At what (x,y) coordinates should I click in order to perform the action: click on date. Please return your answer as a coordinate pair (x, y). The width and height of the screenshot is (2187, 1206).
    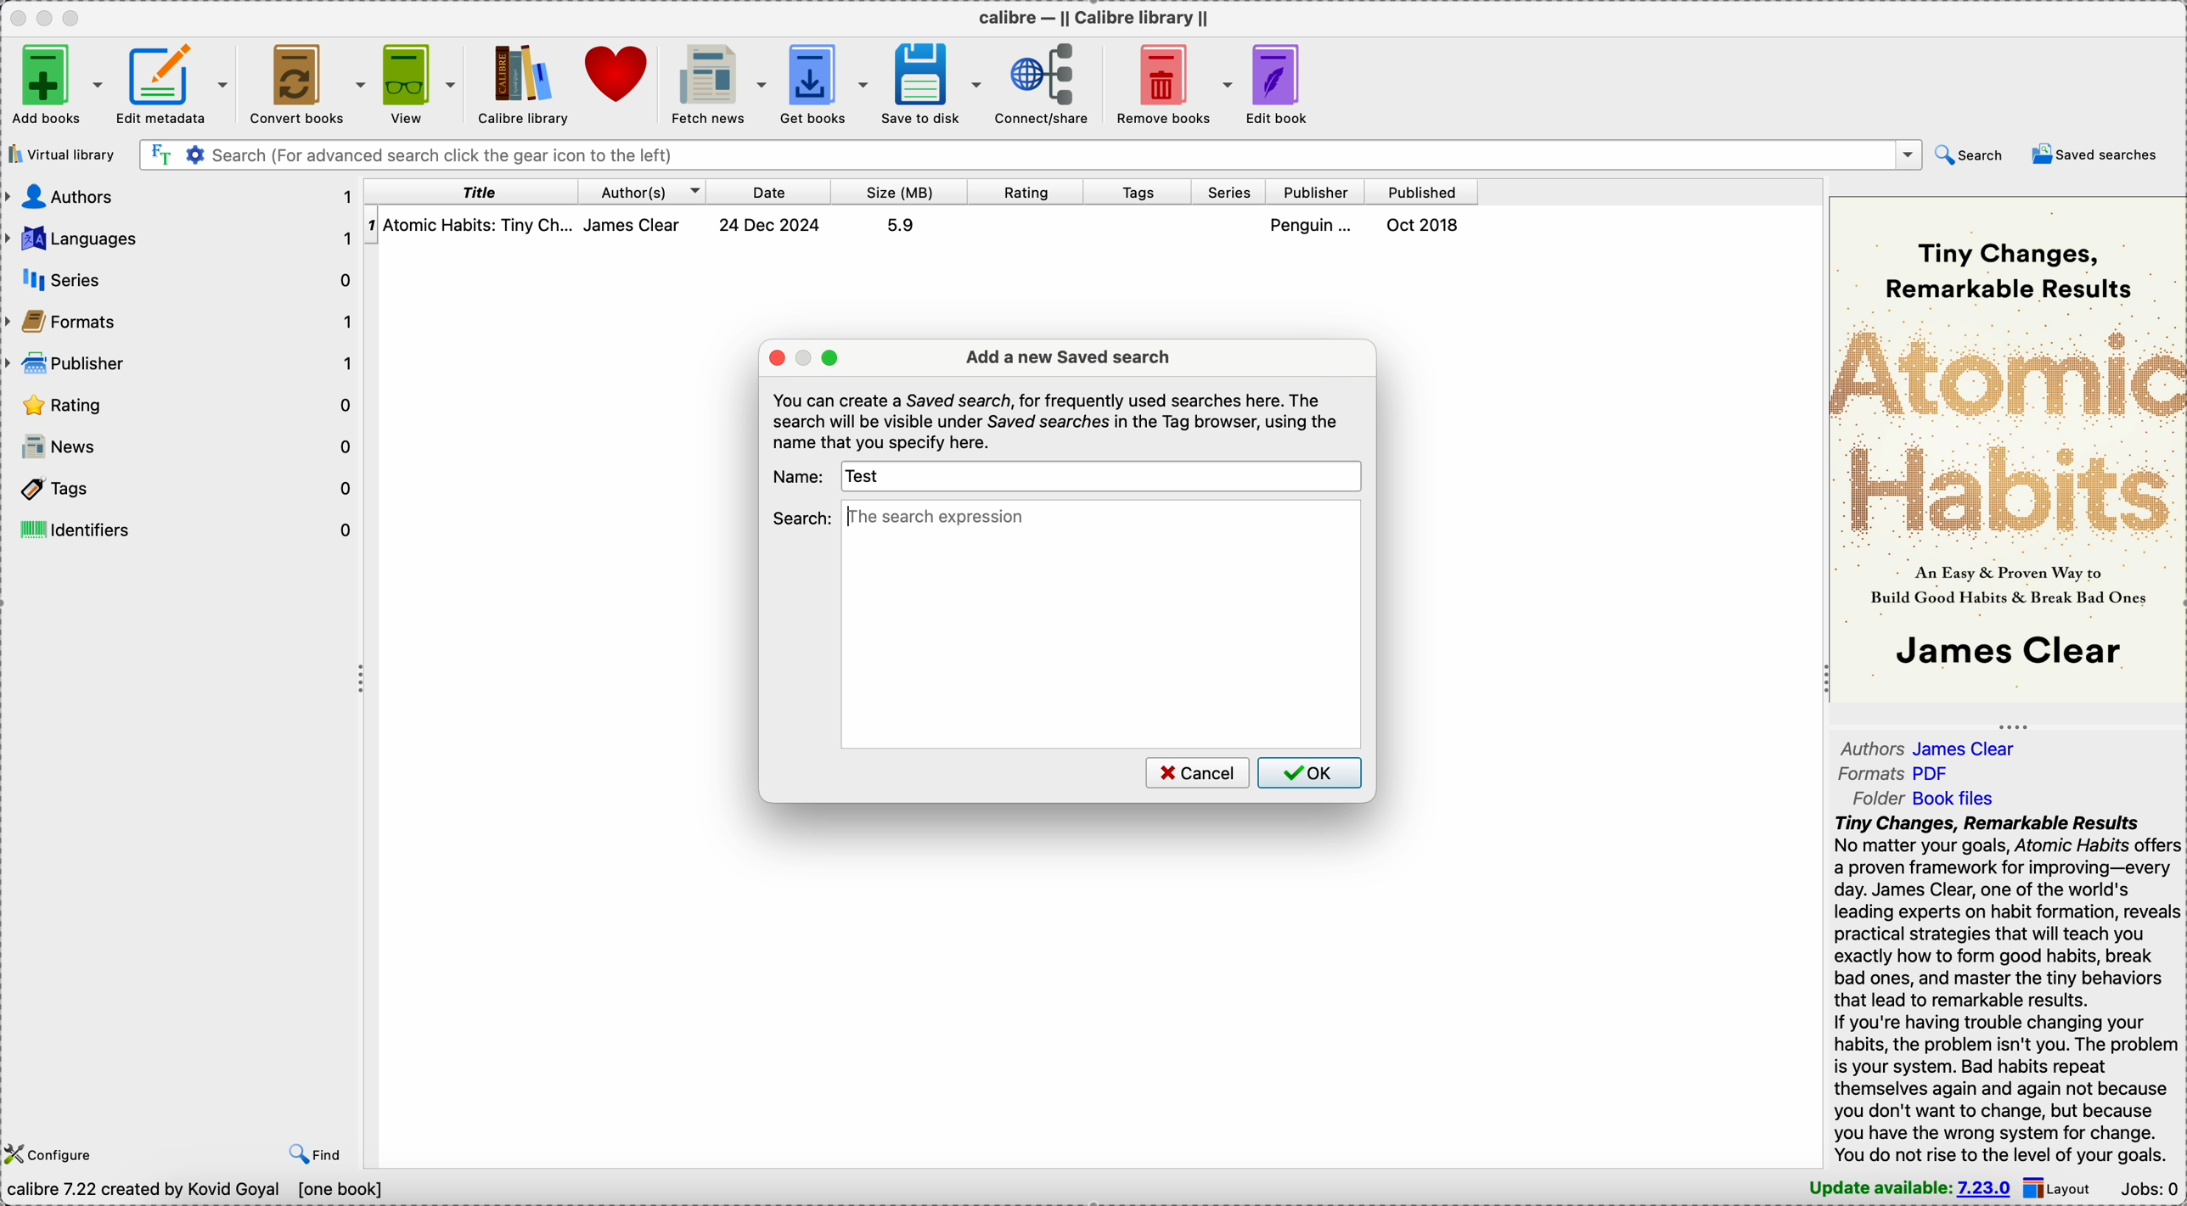
    Looking at the image, I should click on (770, 191).